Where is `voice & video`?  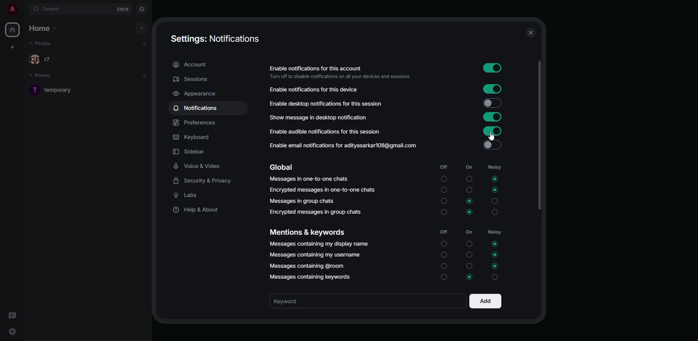 voice & video is located at coordinates (201, 167).